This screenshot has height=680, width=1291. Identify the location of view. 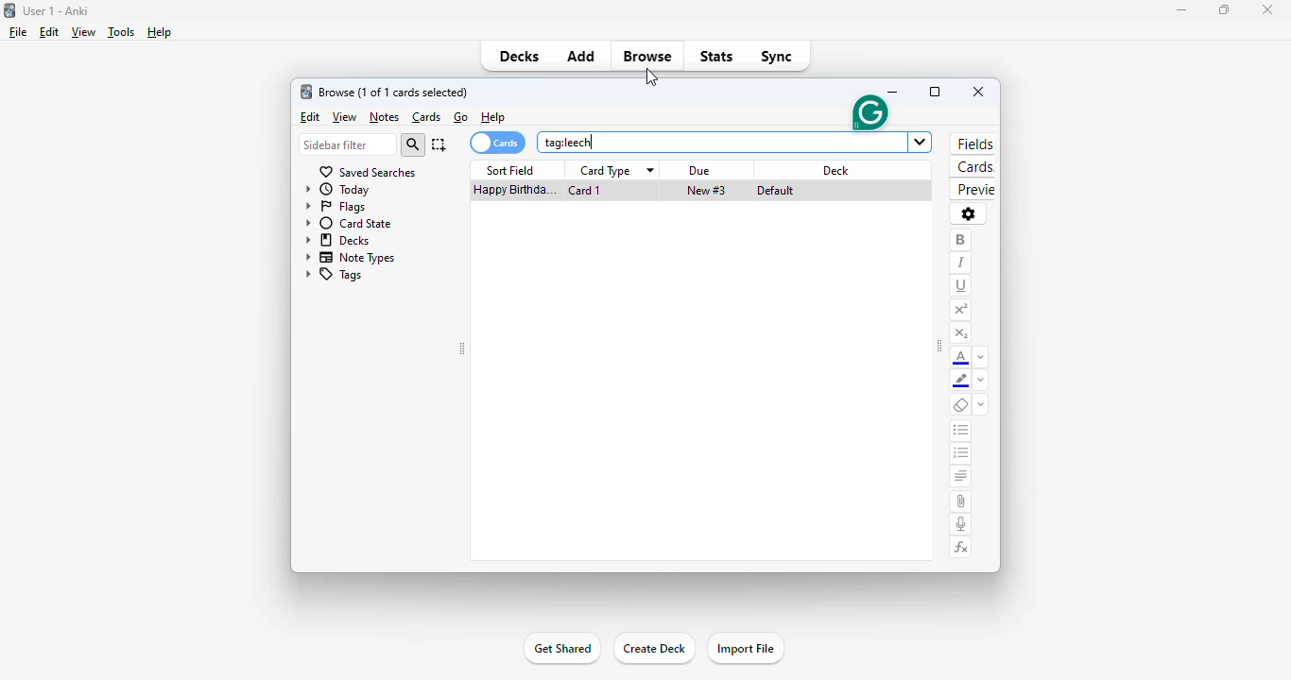
(84, 32).